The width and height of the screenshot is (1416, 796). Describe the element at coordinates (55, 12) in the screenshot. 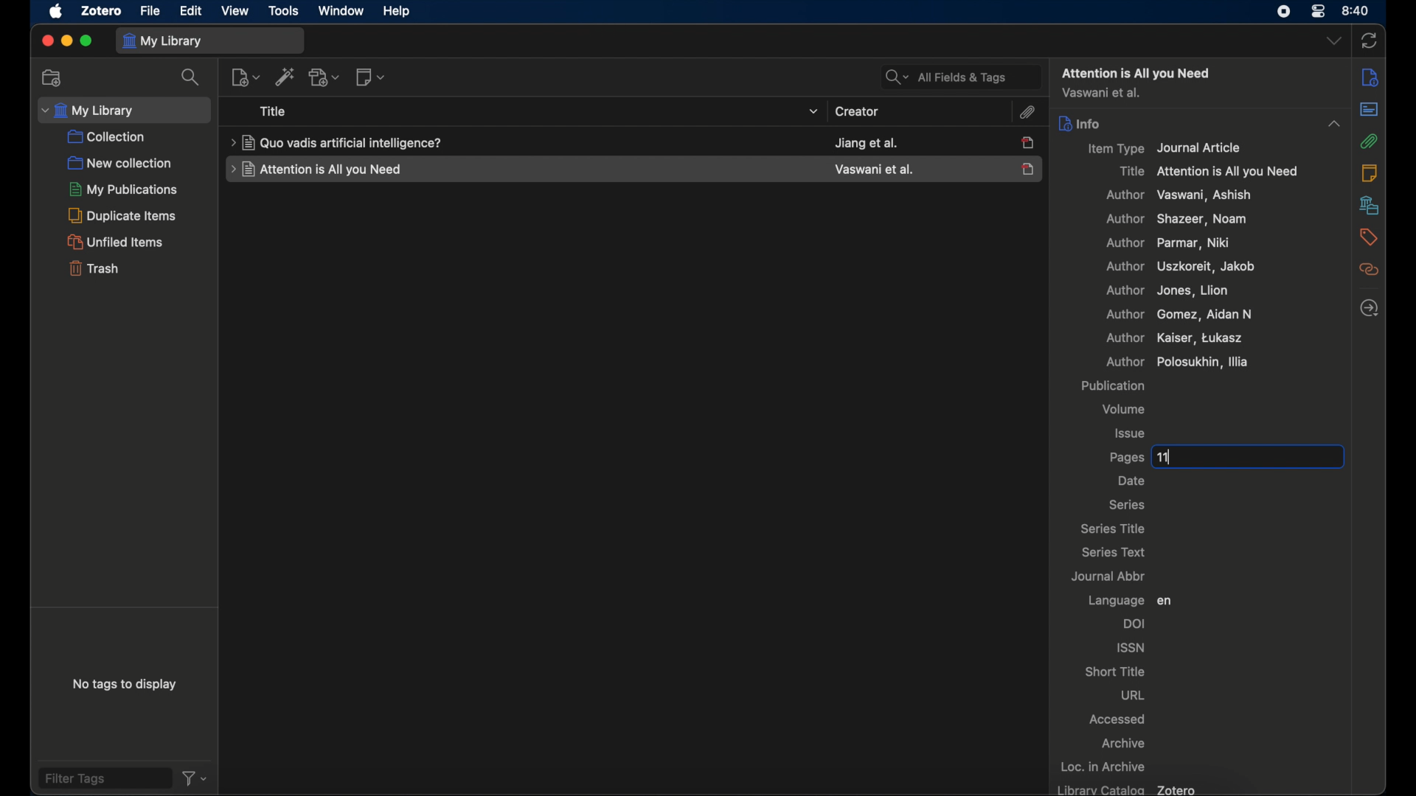

I see `apple icon` at that location.